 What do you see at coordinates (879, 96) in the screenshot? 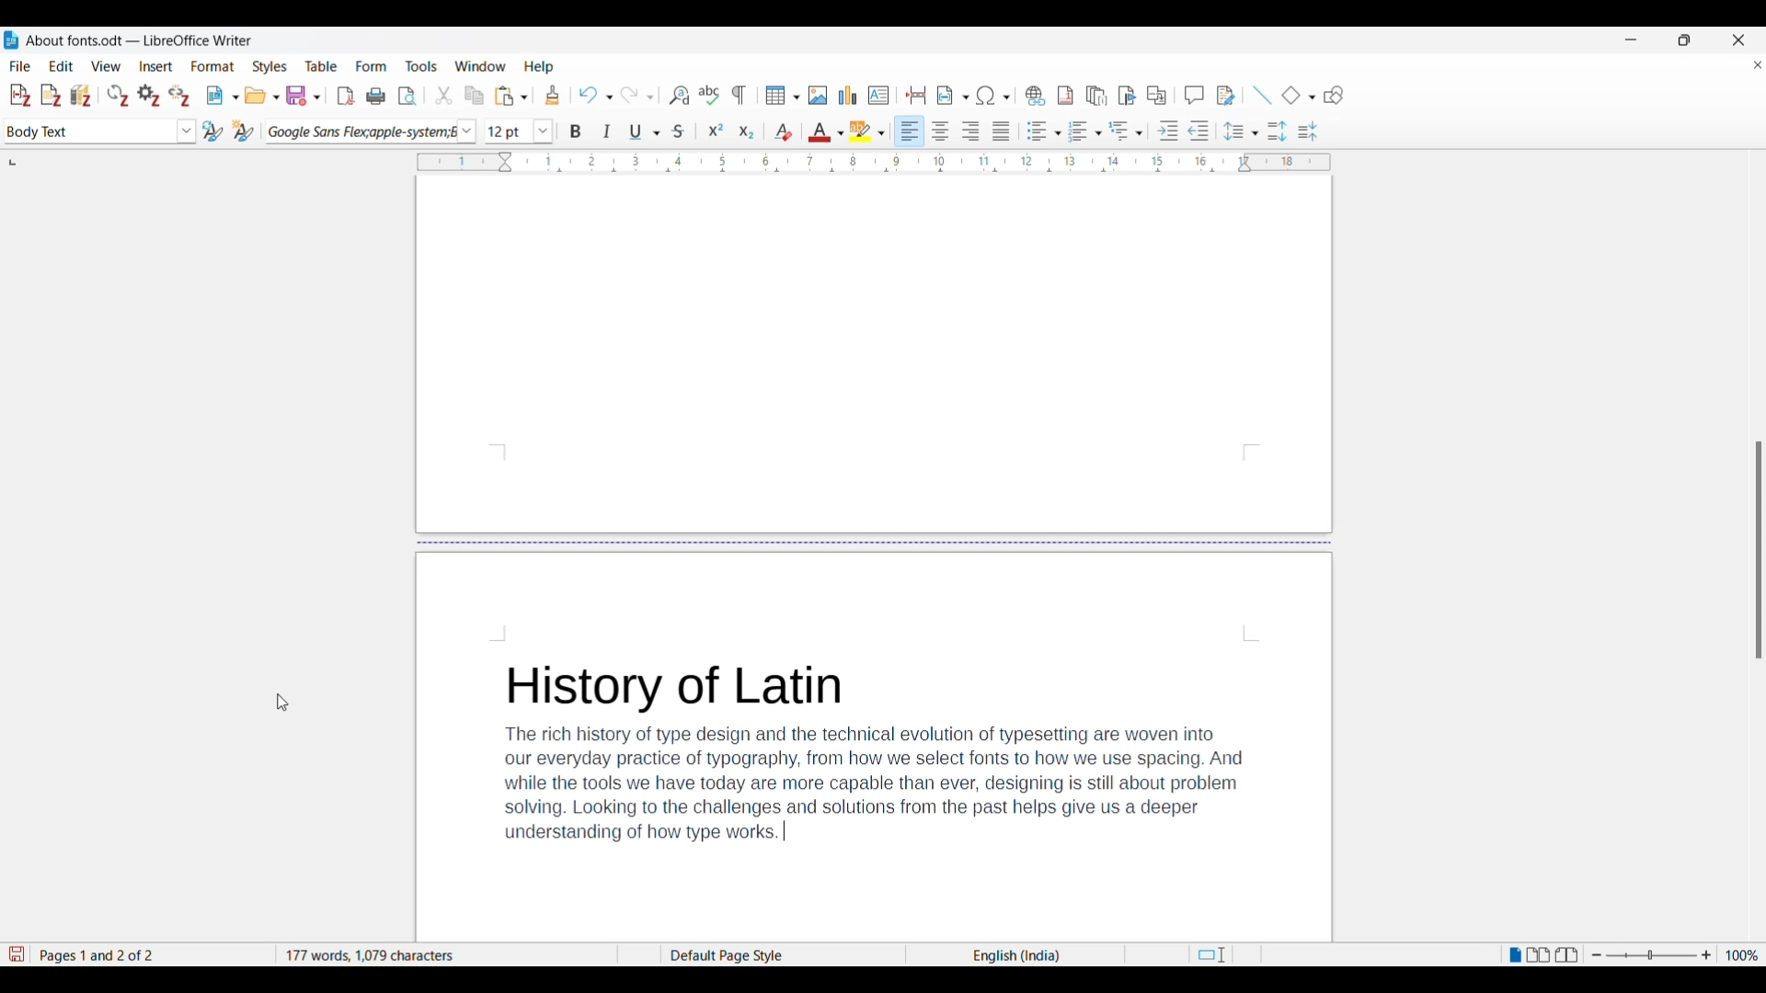
I see `Insert text box` at bounding box center [879, 96].